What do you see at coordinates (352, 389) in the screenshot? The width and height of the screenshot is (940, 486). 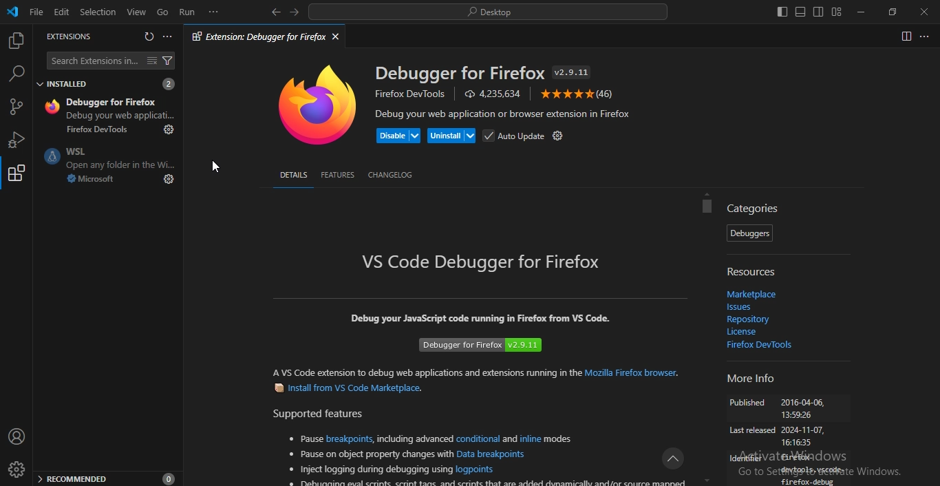 I see `Install from VS Code Marketplace.` at bounding box center [352, 389].